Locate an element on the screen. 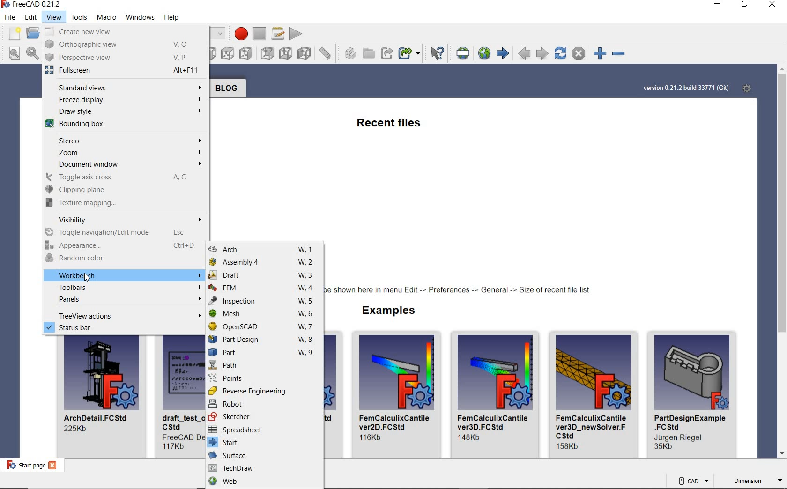 The image size is (787, 489). system version info is located at coordinates (685, 88).